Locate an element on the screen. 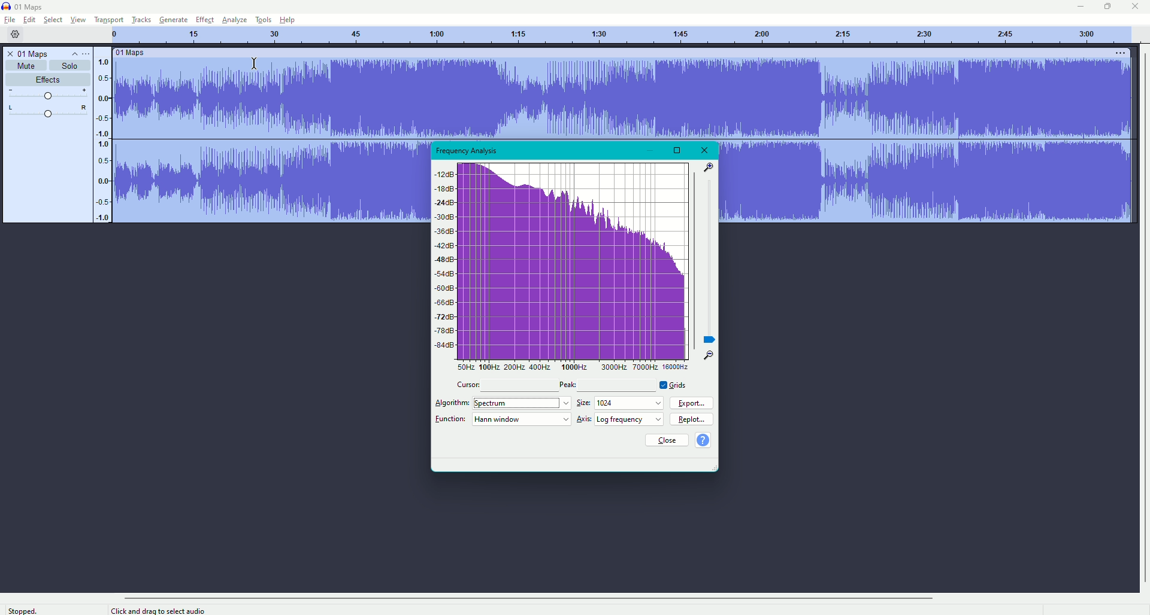 This screenshot has height=615, width=1150. Analyze is located at coordinates (232, 20).